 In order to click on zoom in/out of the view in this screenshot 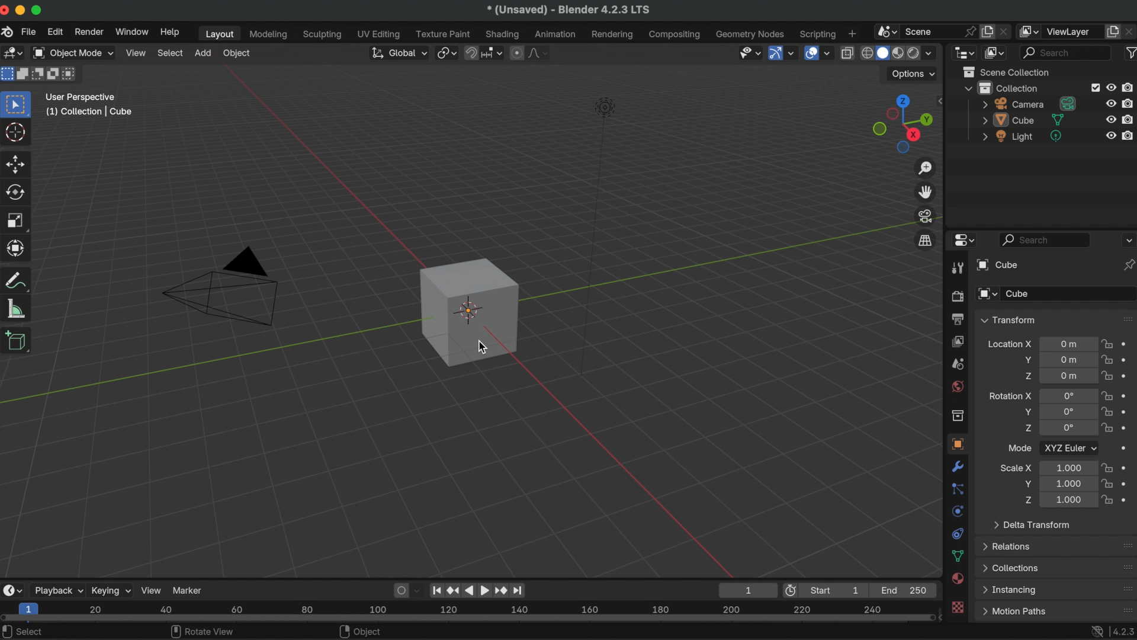, I will do `click(927, 168)`.